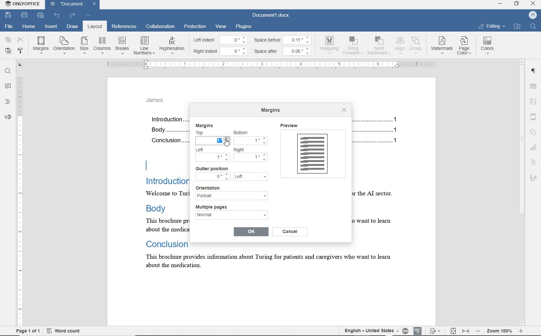 The height and width of the screenshot is (336, 541). What do you see at coordinates (466, 331) in the screenshot?
I see `fit to width` at bounding box center [466, 331].